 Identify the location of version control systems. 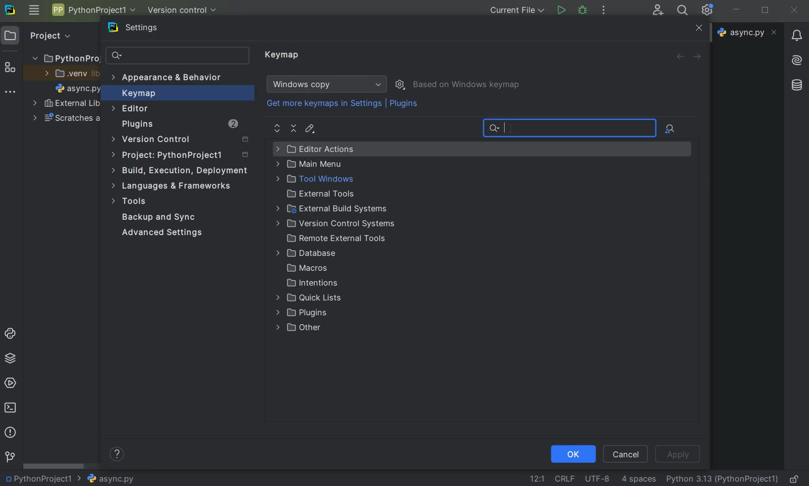
(336, 225).